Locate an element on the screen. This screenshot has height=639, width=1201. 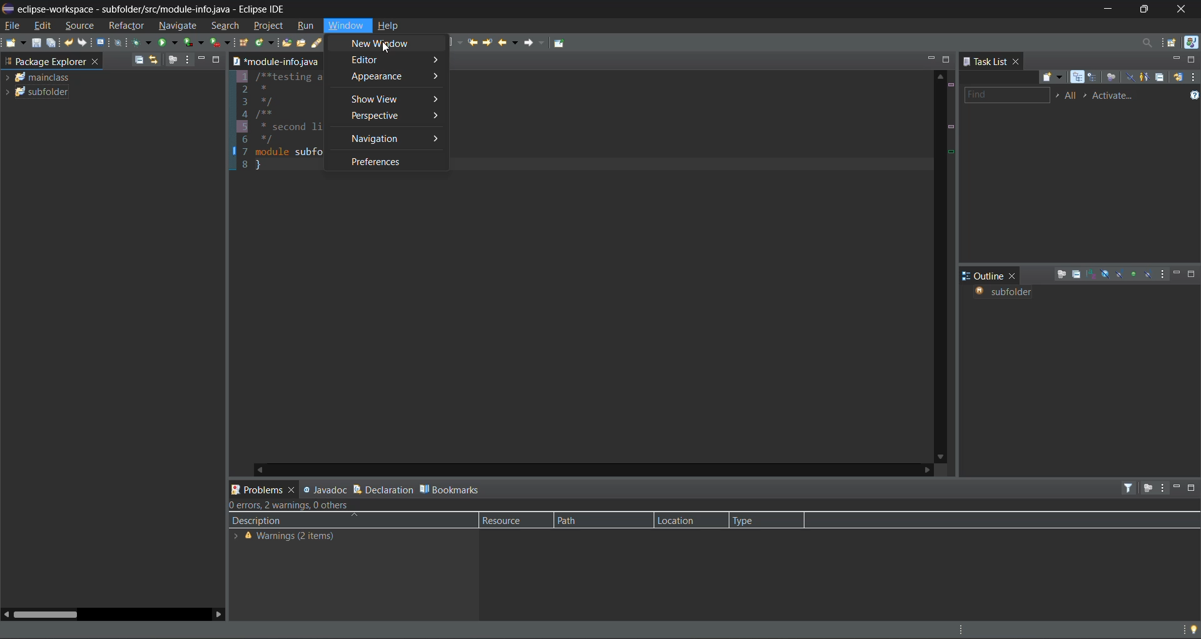
preferences is located at coordinates (381, 163).